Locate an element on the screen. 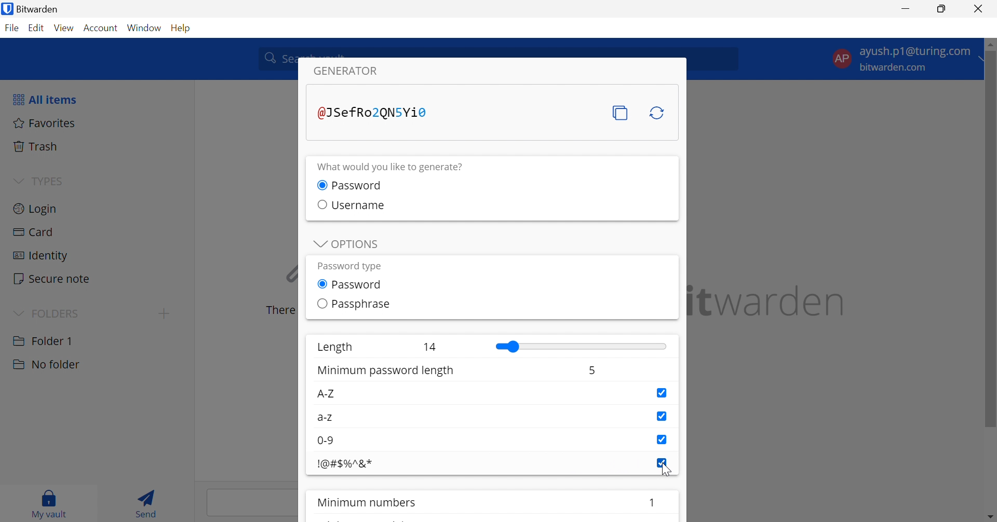  Copy password is located at coordinates (621, 113).